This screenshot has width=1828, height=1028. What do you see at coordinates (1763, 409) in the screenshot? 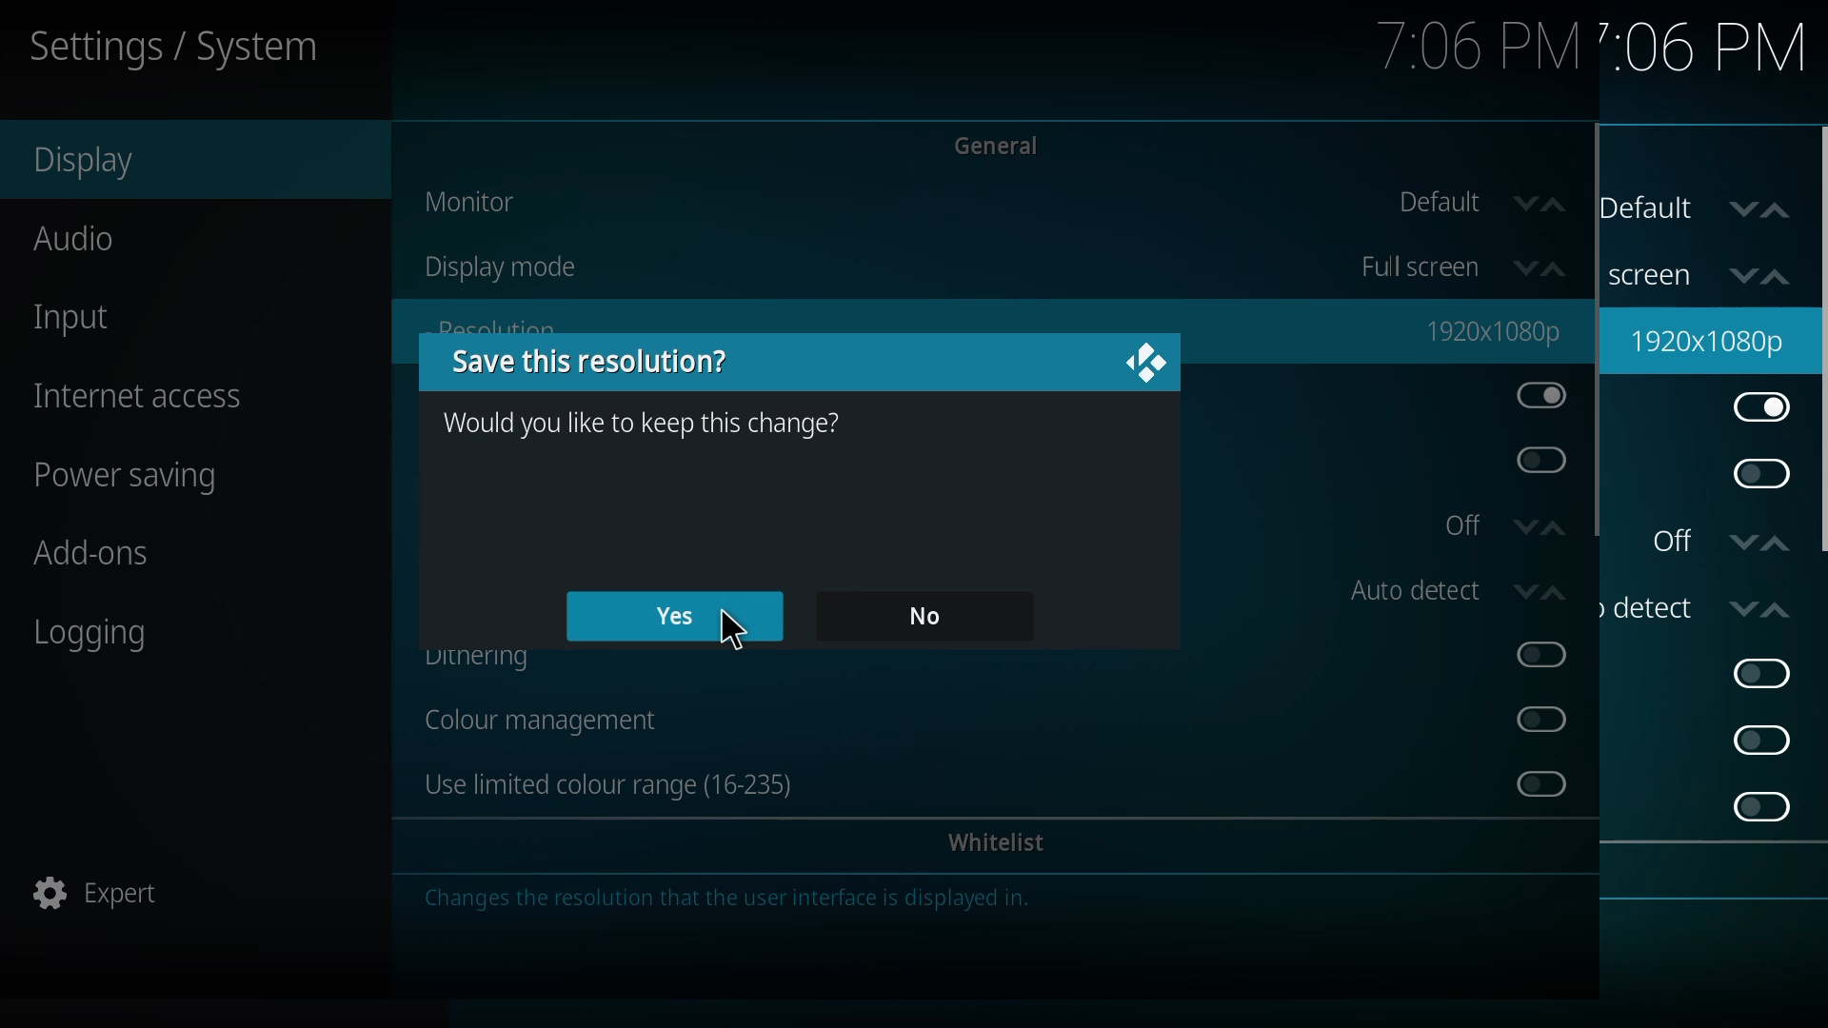
I see `enabled` at bounding box center [1763, 409].